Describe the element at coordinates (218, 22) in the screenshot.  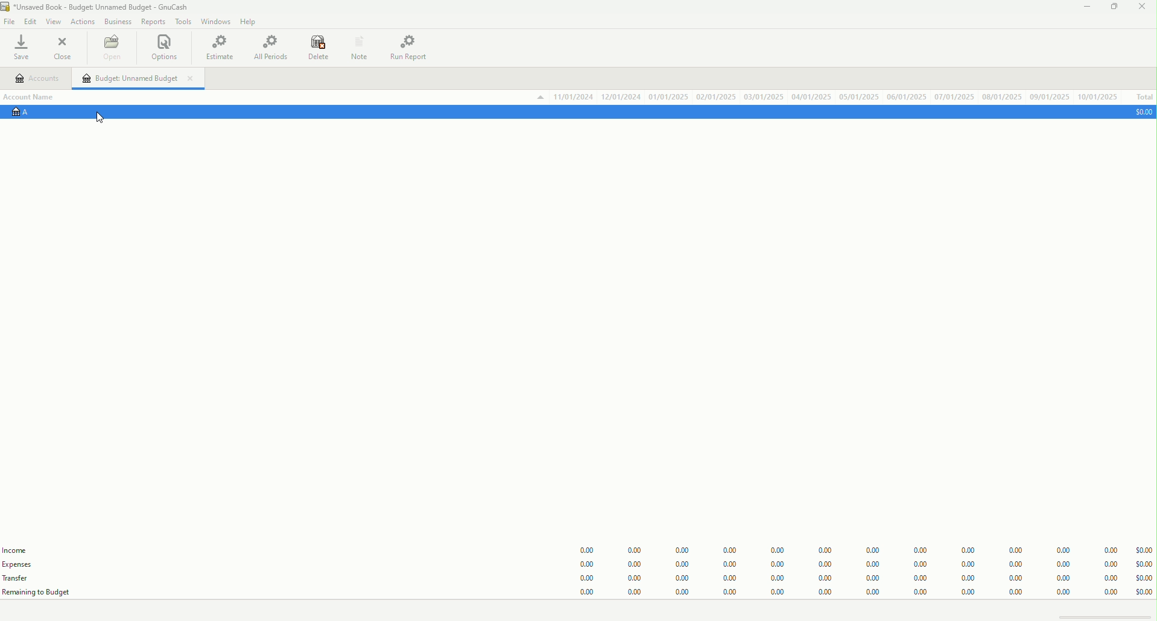
I see `Windows` at that location.